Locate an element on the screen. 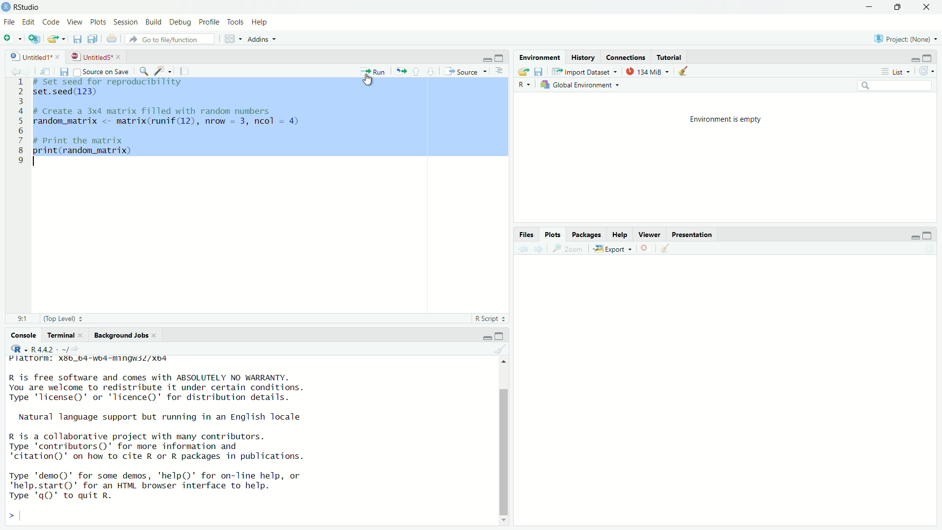 The width and height of the screenshot is (942, 530). Source on Save is located at coordinates (101, 71).